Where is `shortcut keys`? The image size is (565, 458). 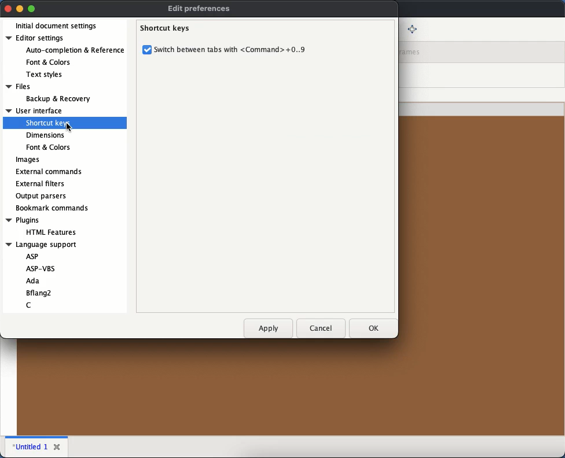 shortcut keys is located at coordinates (167, 28).